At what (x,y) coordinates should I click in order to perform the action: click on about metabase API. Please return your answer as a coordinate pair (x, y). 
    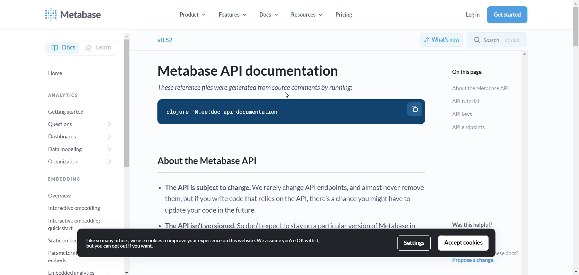
    Looking at the image, I should click on (480, 89).